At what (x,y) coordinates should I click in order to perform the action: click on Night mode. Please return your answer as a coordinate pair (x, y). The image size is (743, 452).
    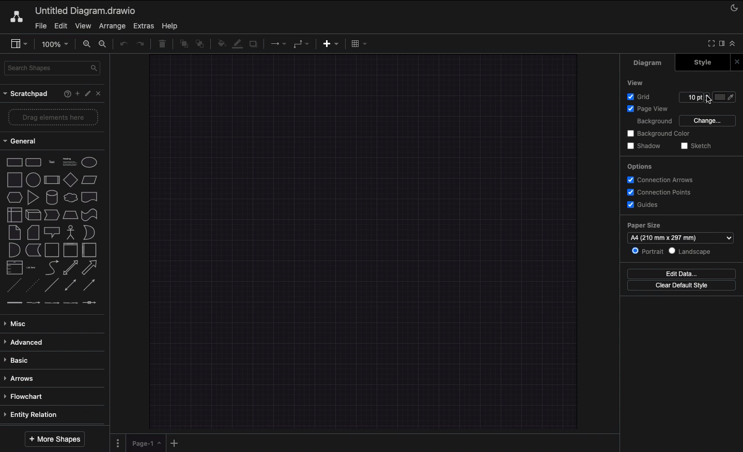
    Looking at the image, I should click on (734, 9).